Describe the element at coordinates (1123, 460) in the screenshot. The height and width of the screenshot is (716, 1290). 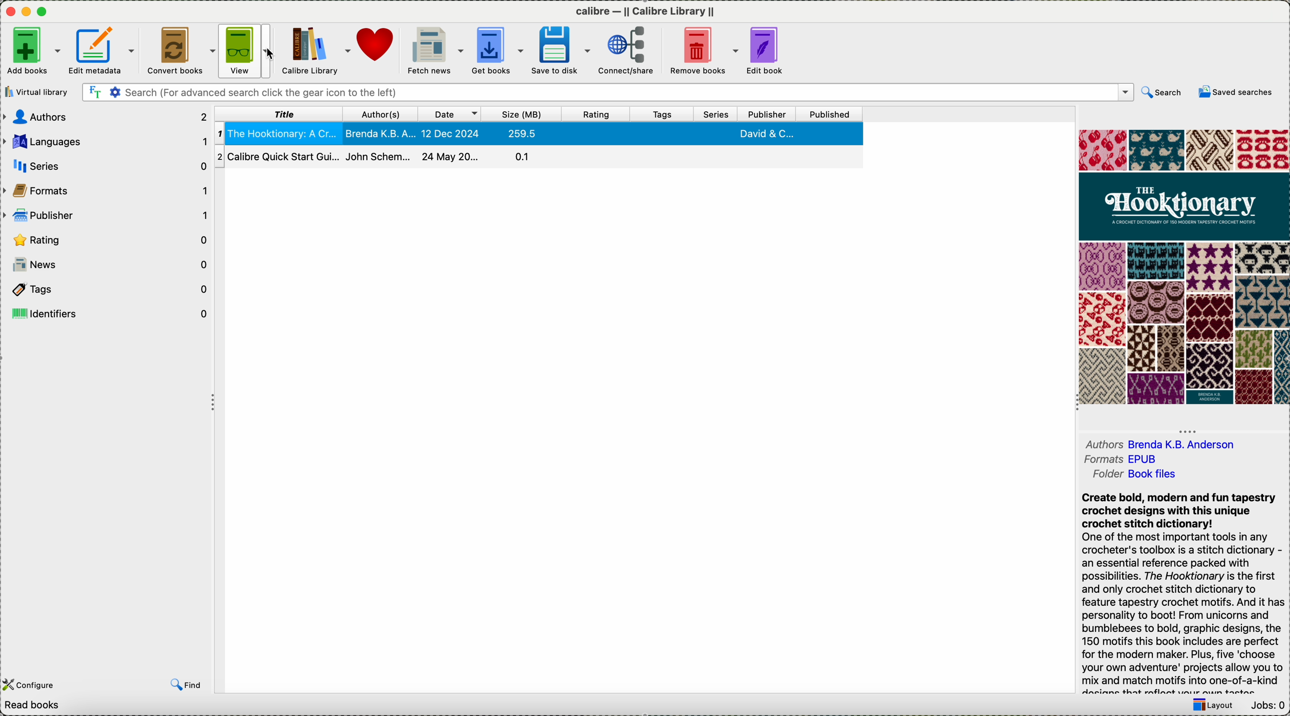
I see `formats` at that location.